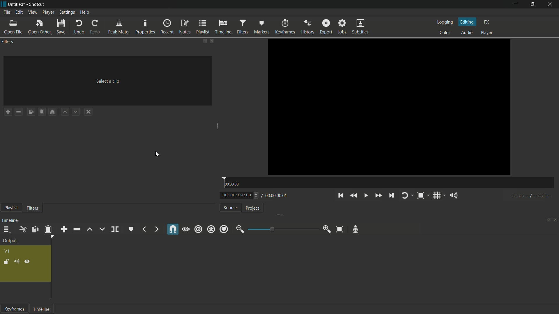  Describe the element at coordinates (77, 229) in the screenshot. I see `delete ripple` at that location.